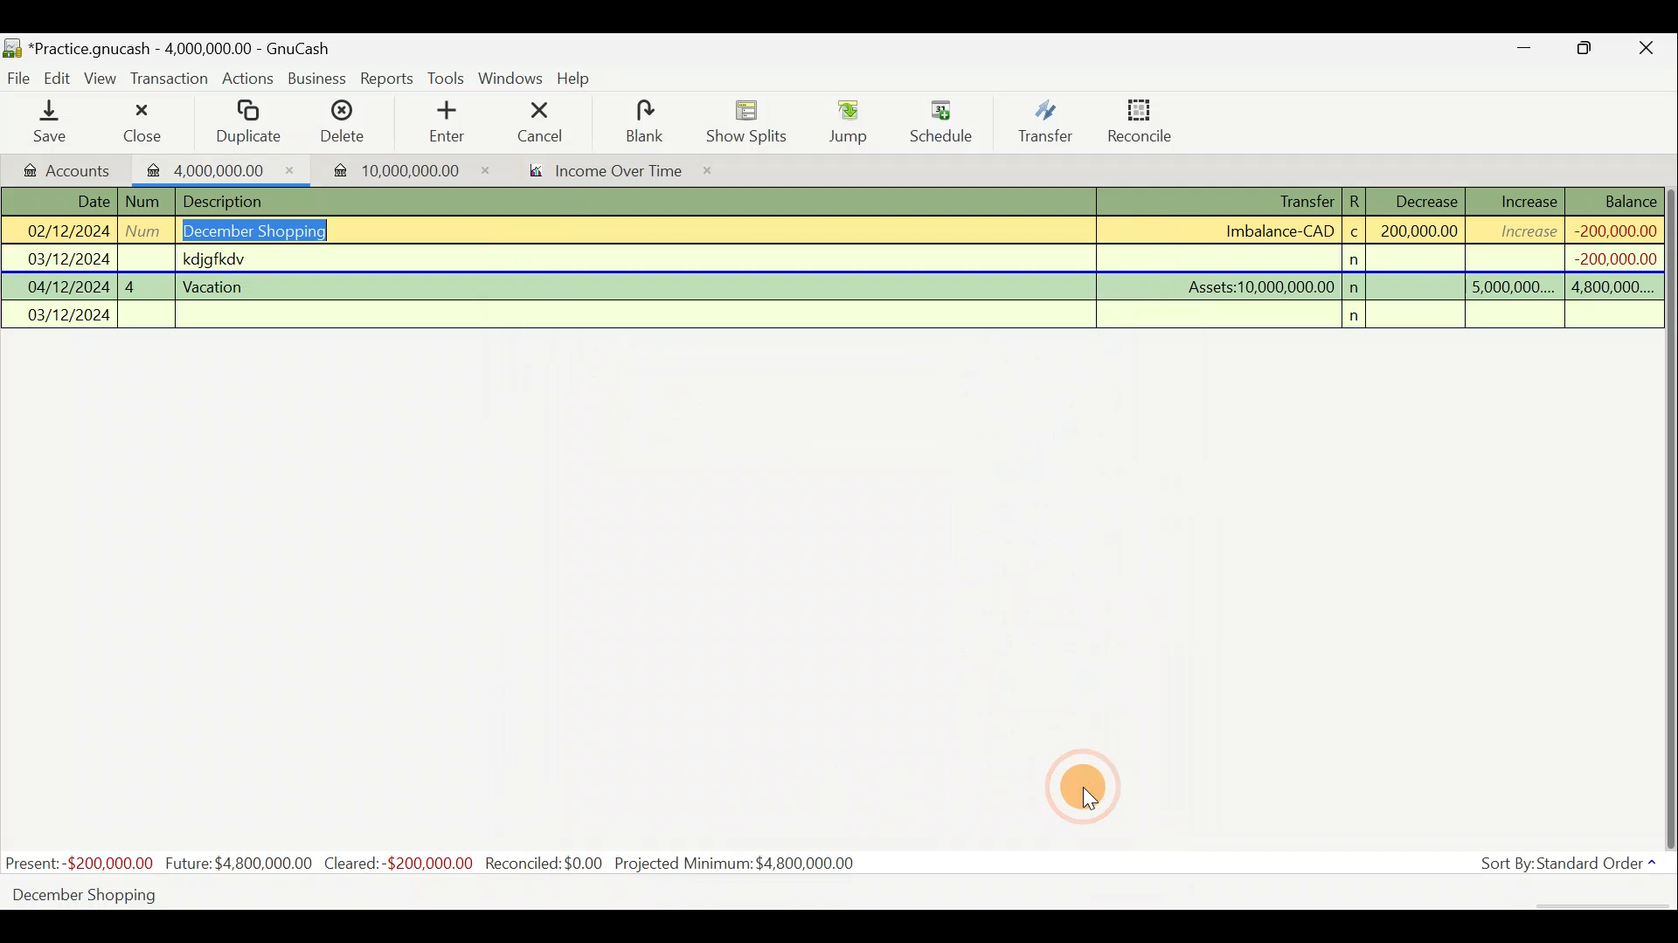 This screenshot has width=1678, height=943. I want to click on Help, so click(580, 79).